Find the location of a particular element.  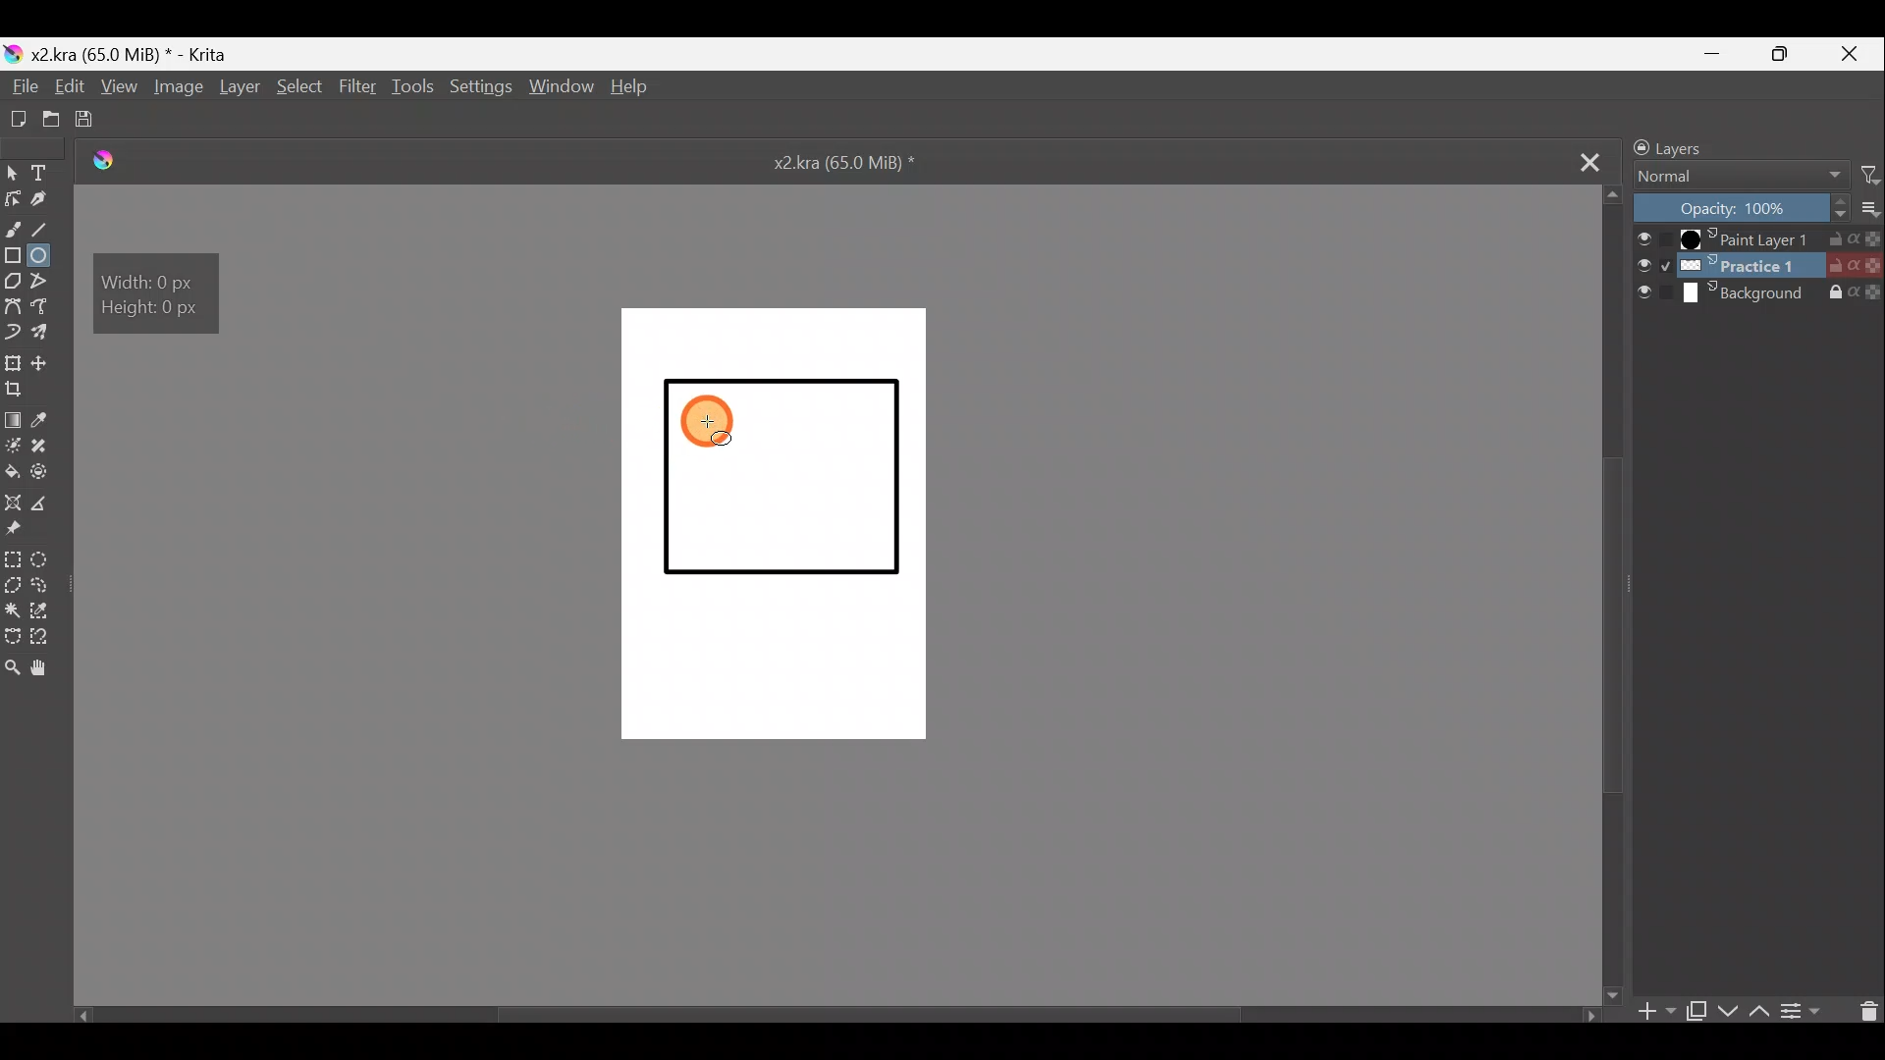

Open existing document is located at coordinates (50, 118).